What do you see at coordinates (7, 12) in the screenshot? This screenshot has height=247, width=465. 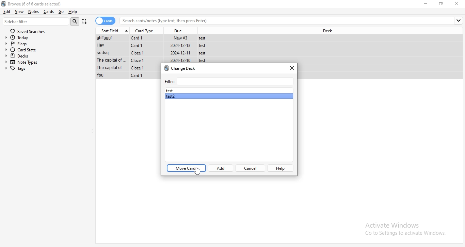 I see `edit` at bounding box center [7, 12].